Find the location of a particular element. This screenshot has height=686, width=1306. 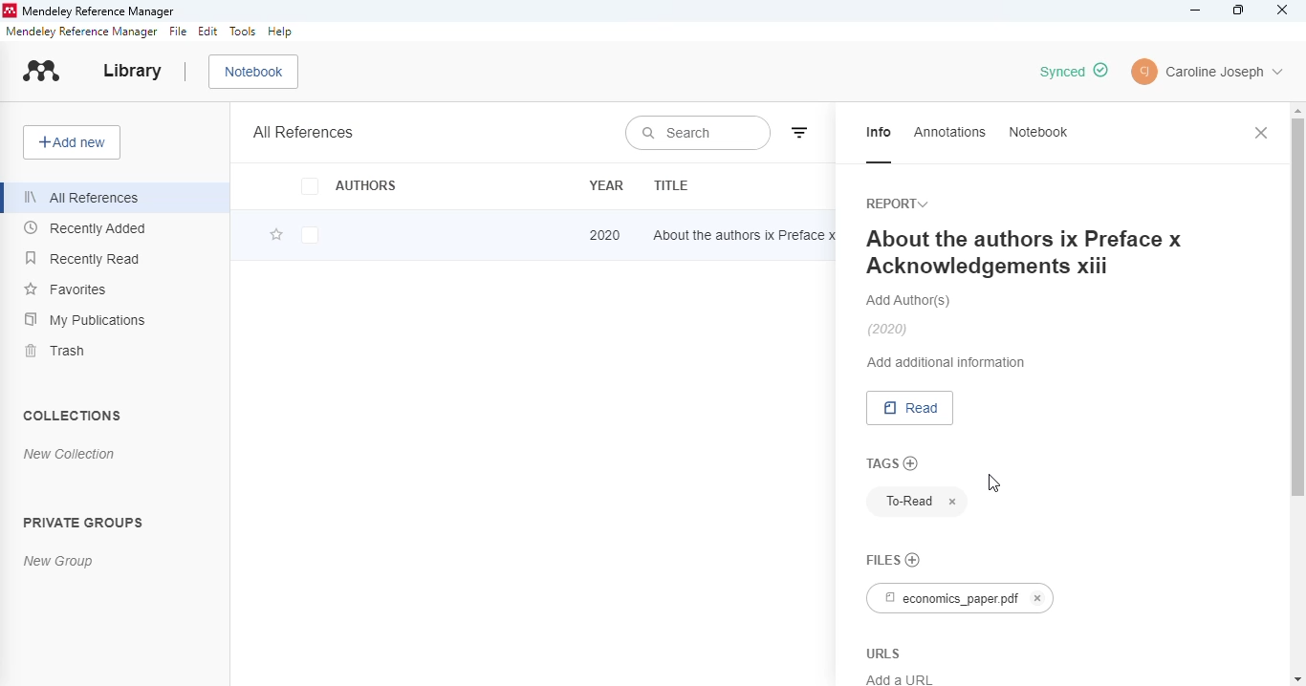

no file chosen is located at coordinates (912, 557).